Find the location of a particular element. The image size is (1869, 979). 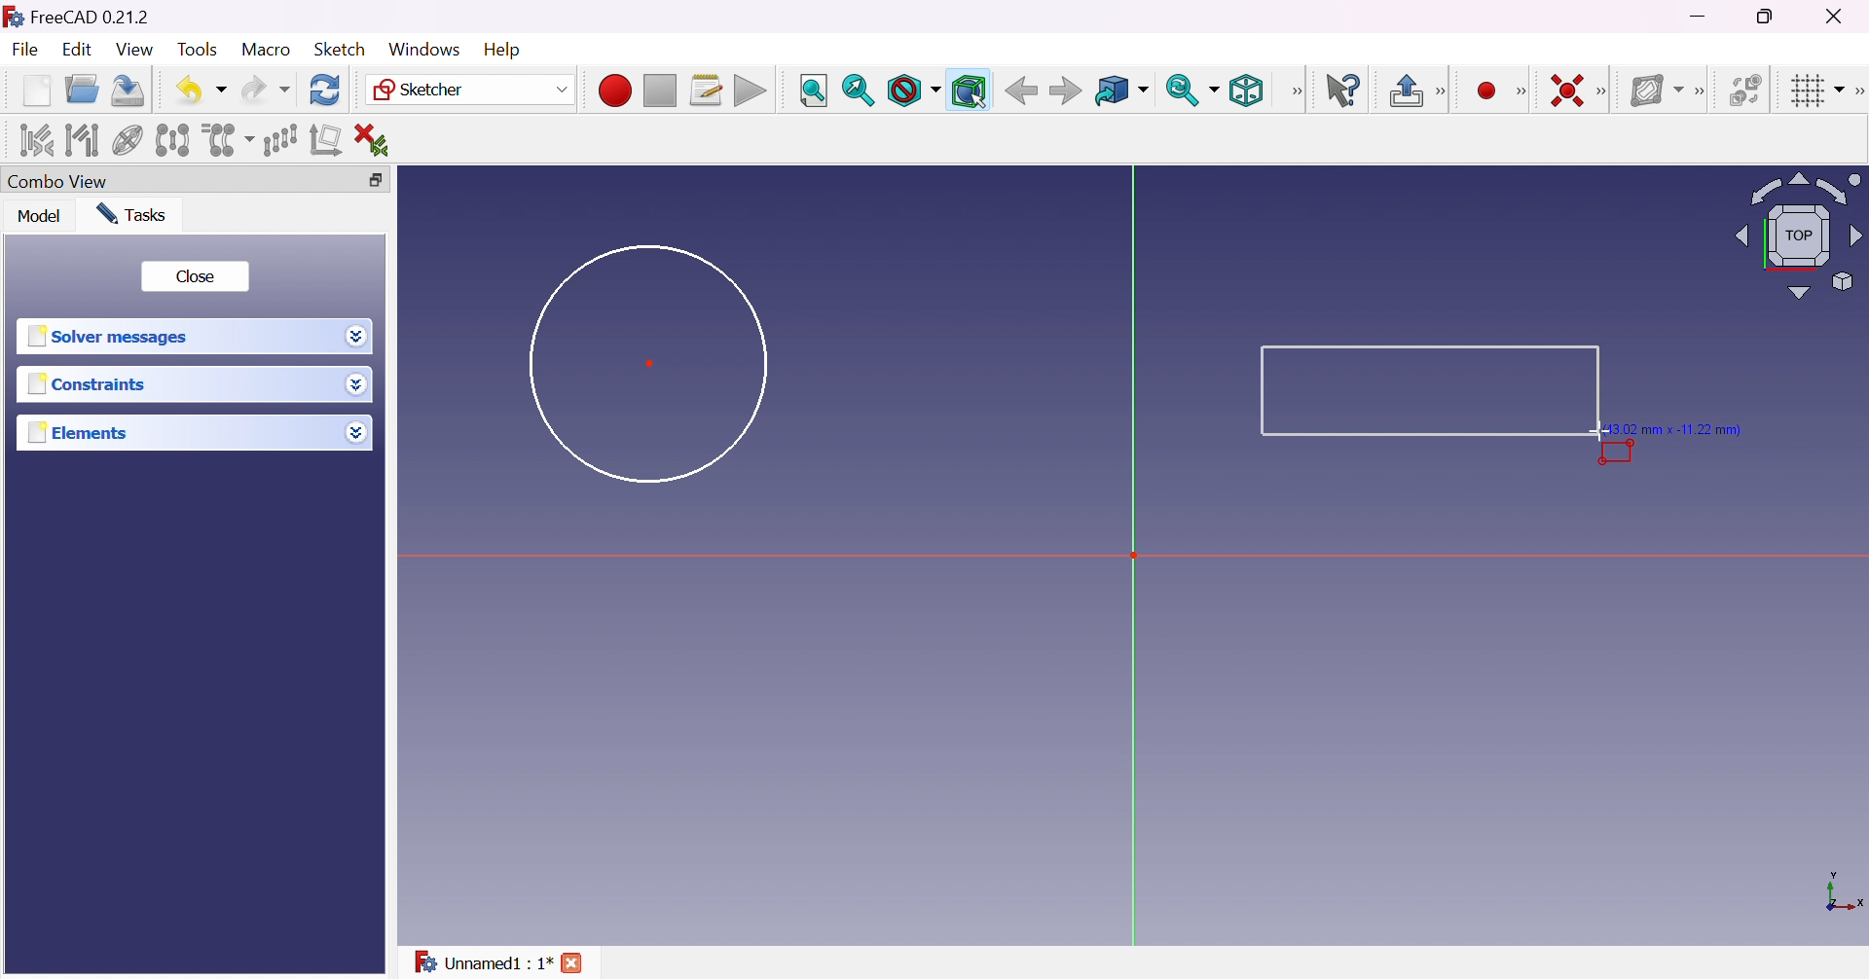

Sketch is located at coordinates (339, 49).